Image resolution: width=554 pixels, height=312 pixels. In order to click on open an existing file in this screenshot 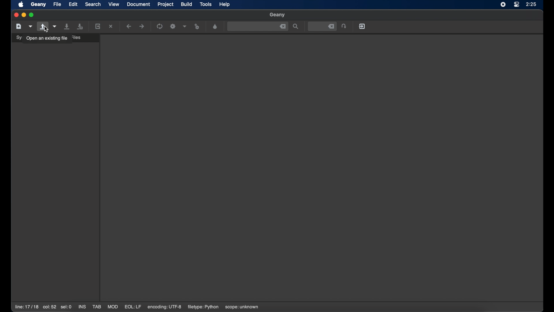, I will do `click(43, 27)`.